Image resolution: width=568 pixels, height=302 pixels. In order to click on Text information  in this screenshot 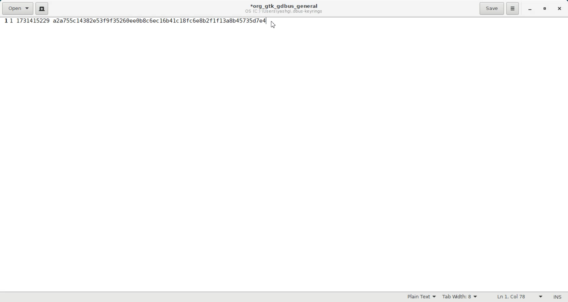, I will do `click(284, 8)`.